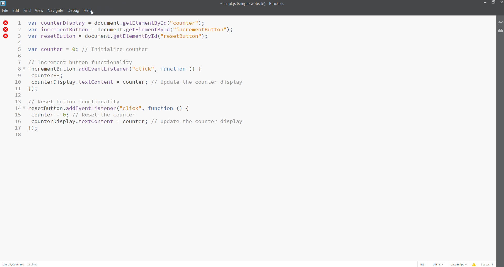 This screenshot has height=267, width=504. What do you see at coordinates (437, 264) in the screenshot?
I see `encoding` at bounding box center [437, 264].